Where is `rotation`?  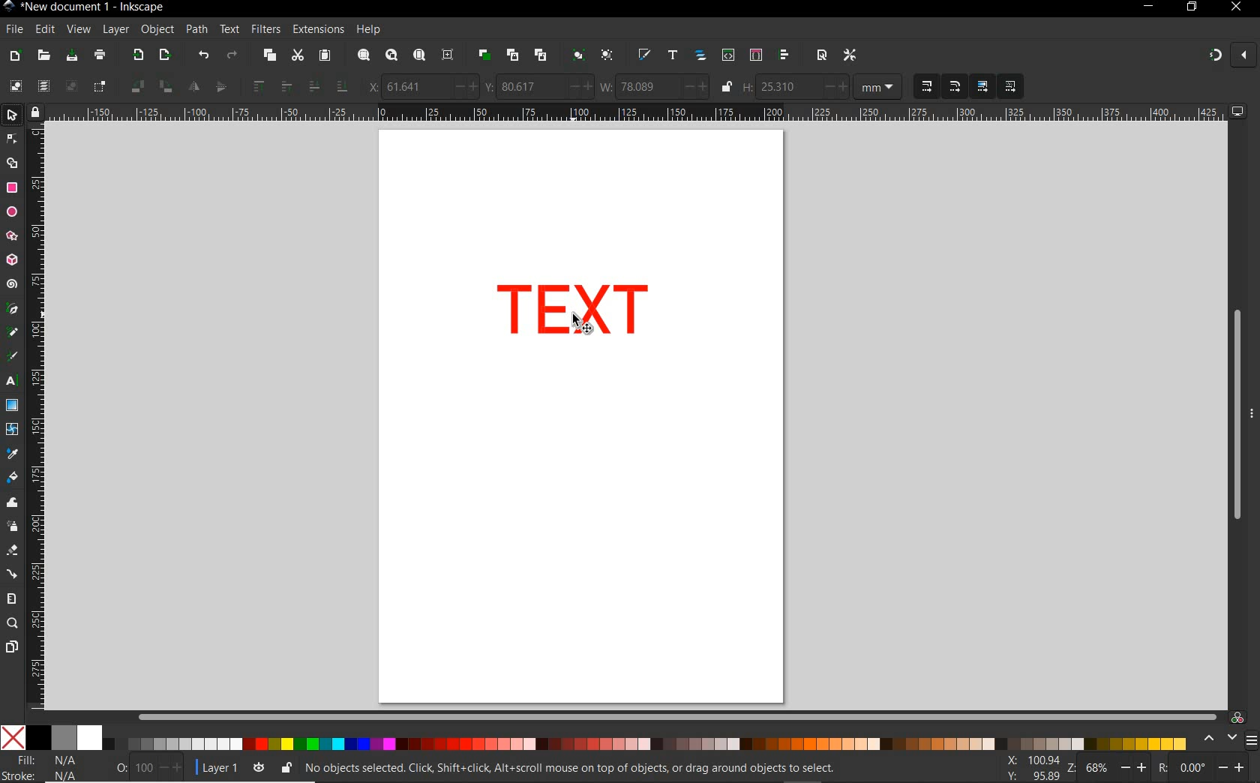 rotation is located at coordinates (1203, 766).